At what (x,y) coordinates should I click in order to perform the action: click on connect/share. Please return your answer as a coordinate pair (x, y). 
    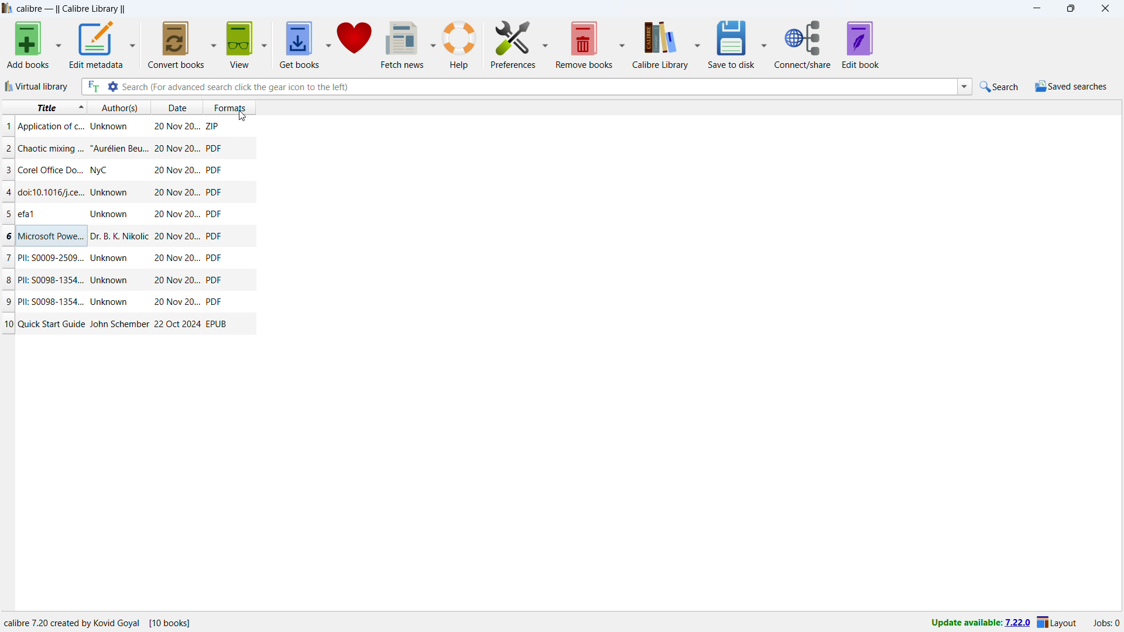
    Looking at the image, I should click on (803, 44).